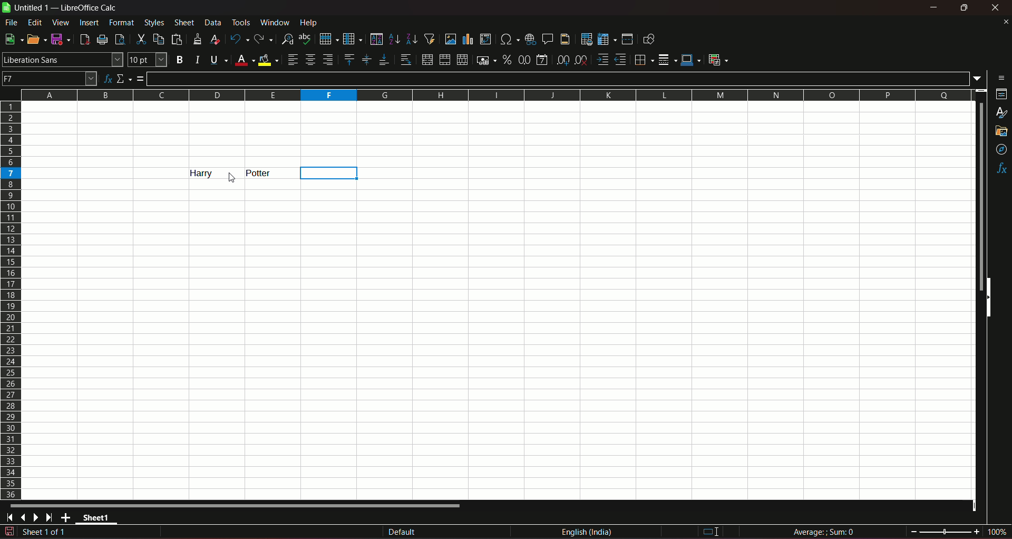 This screenshot has height=539, width=1012. Describe the element at coordinates (124, 78) in the screenshot. I see `select function` at that location.